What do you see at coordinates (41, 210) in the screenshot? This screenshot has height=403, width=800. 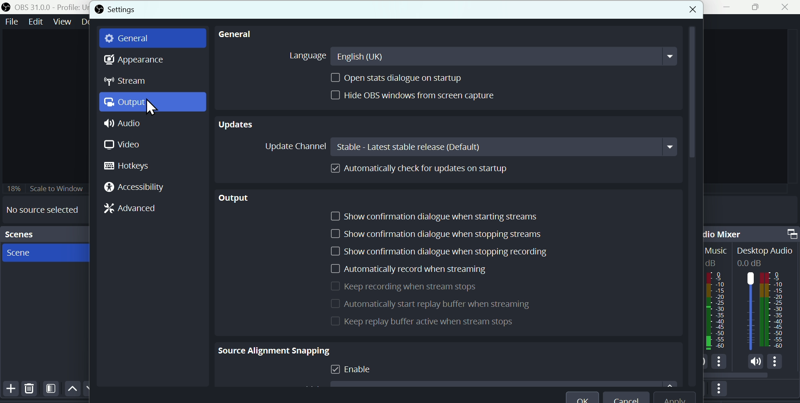 I see `No source selected` at bounding box center [41, 210].